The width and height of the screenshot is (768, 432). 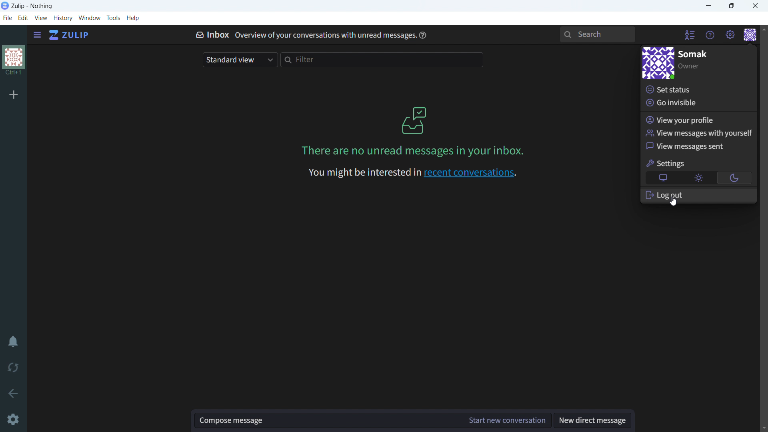 What do you see at coordinates (70, 35) in the screenshot?
I see `go to home view (inbox)` at bounding box center [70, 35].